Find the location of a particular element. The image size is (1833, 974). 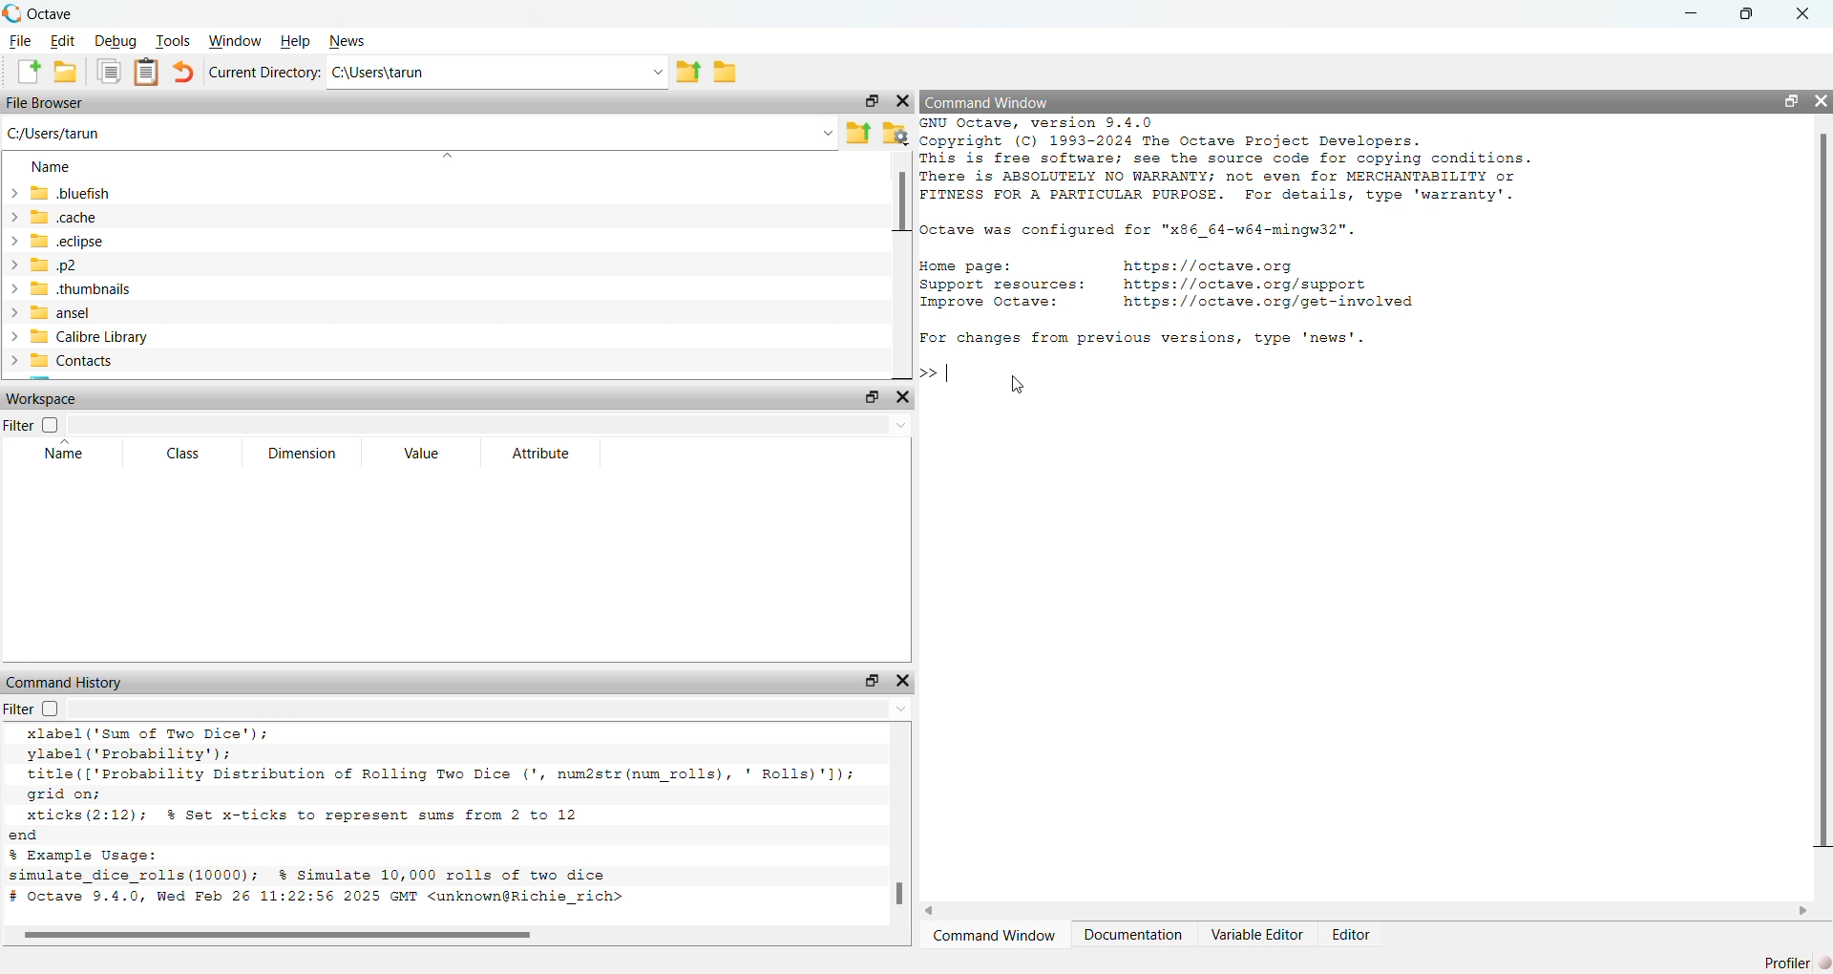

Maximize is located at coordinates (873, 99).